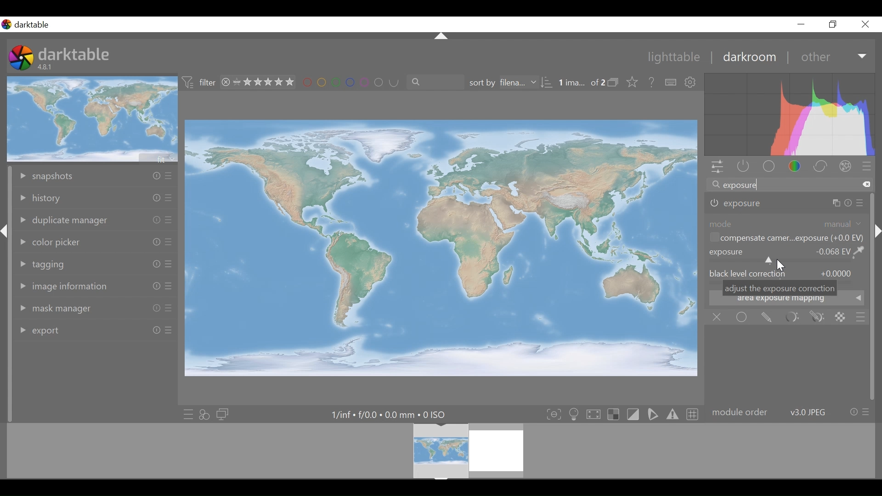  What do you see at coordinates (74, 54) in the screenshot?
I see `darktable` at bounding box center [74, 54].